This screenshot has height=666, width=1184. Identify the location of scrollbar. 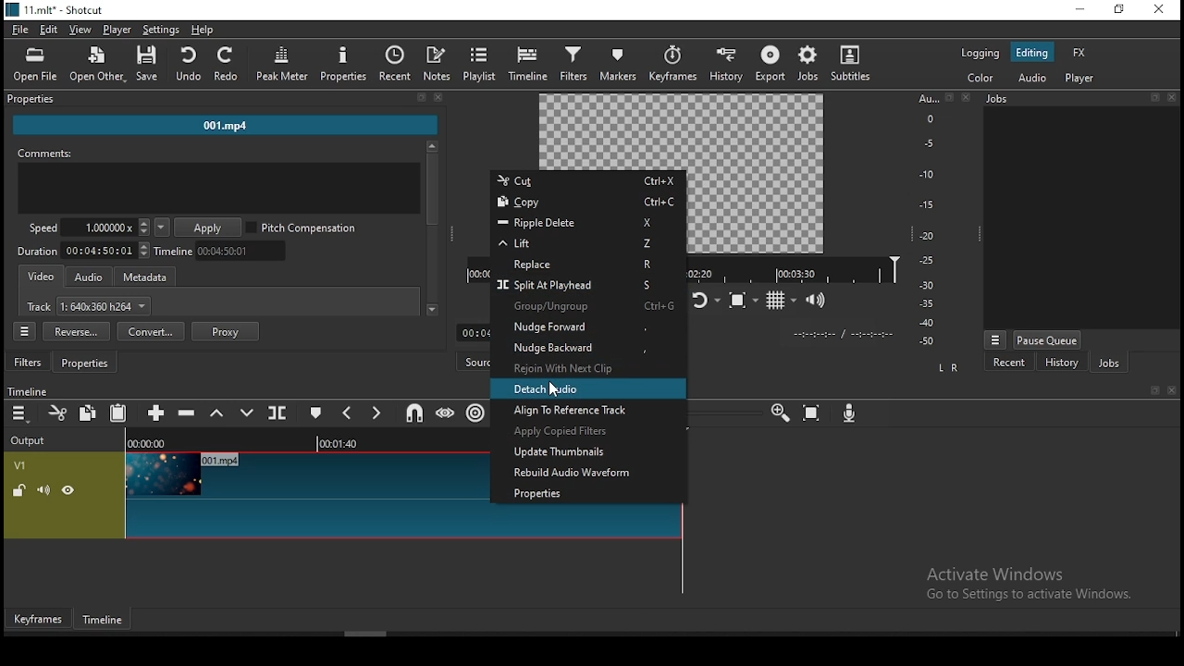
(432, 228).